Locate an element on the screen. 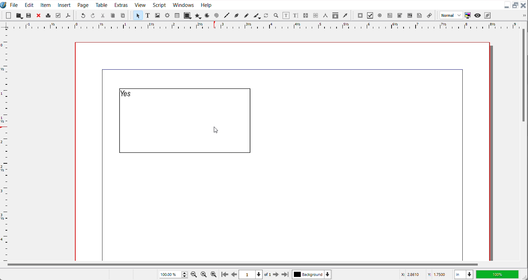 The height and width of the screenshot is (280, 528). Drop down box is located at coordinates (523, 15).